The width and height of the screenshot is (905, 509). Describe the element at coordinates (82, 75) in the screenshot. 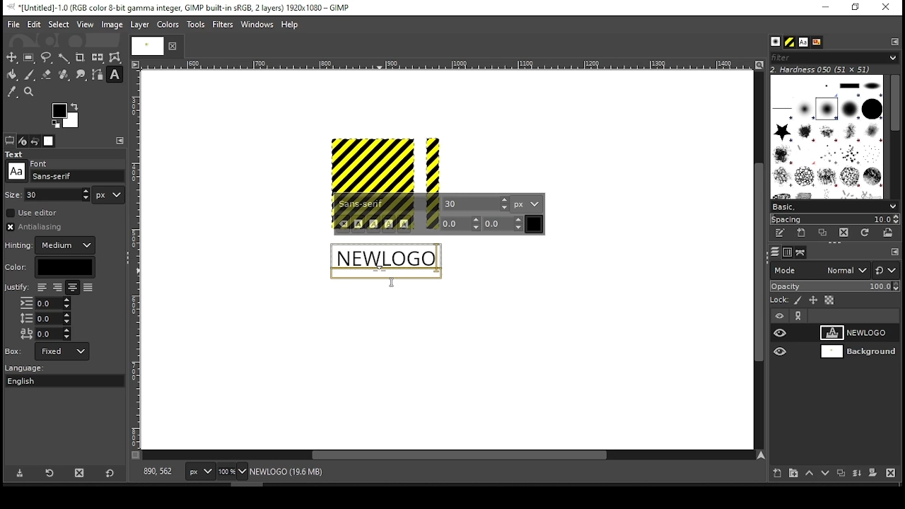

I see `smudge tool` at that location.